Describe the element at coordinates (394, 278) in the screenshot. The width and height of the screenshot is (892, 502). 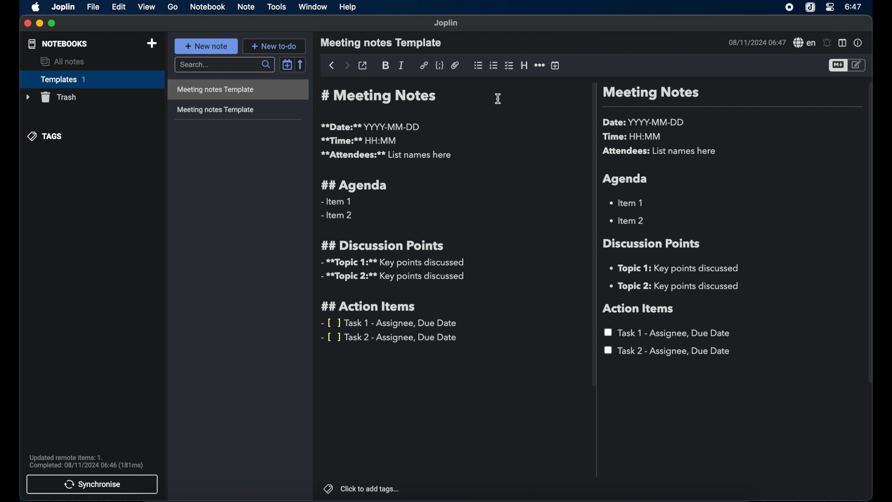
I see `**topic 2:** key points discussed` at that location.